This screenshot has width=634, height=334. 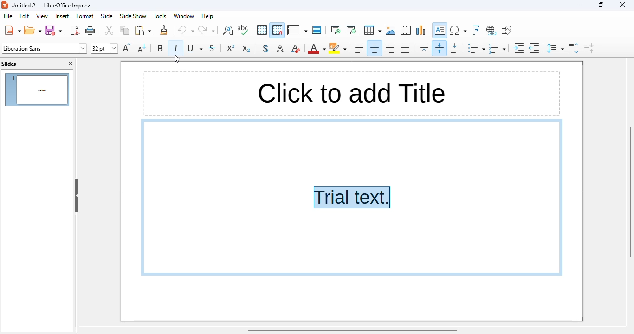 I want to click on view, so click(x=42, y=16).